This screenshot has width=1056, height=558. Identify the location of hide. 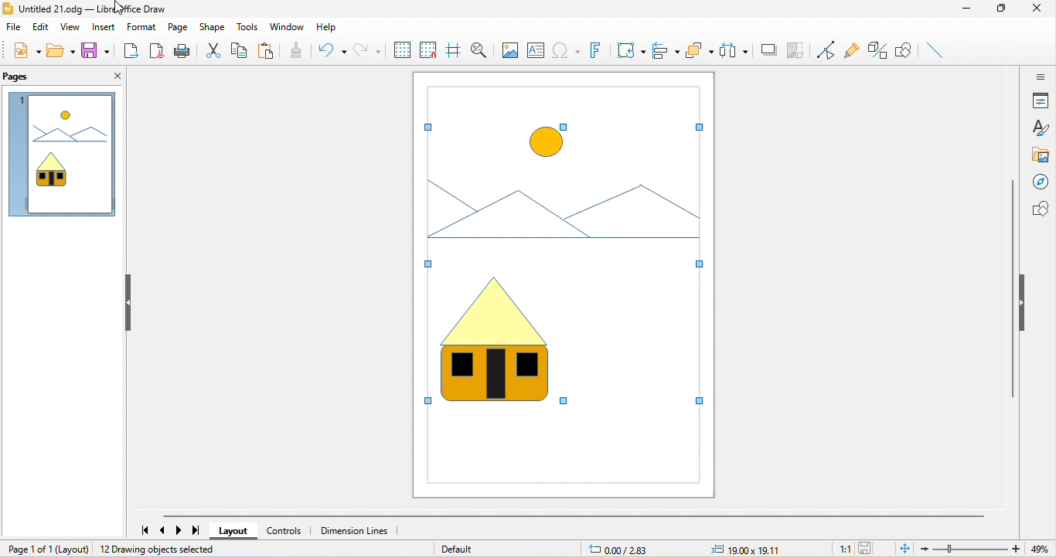
(1026, 305).